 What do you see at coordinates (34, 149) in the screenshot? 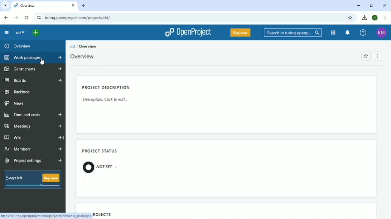
I see `Members` at bounding box center [34, 149].